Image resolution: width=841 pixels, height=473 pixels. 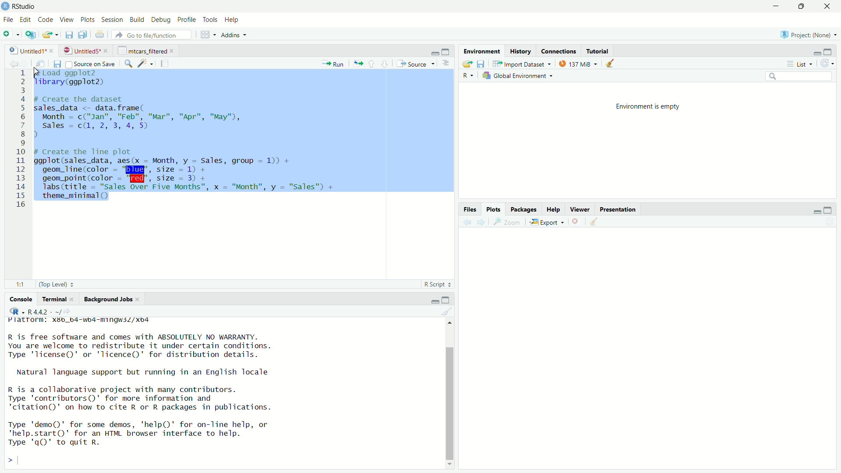 I want to click on R Script, so click(x=435, y=284).